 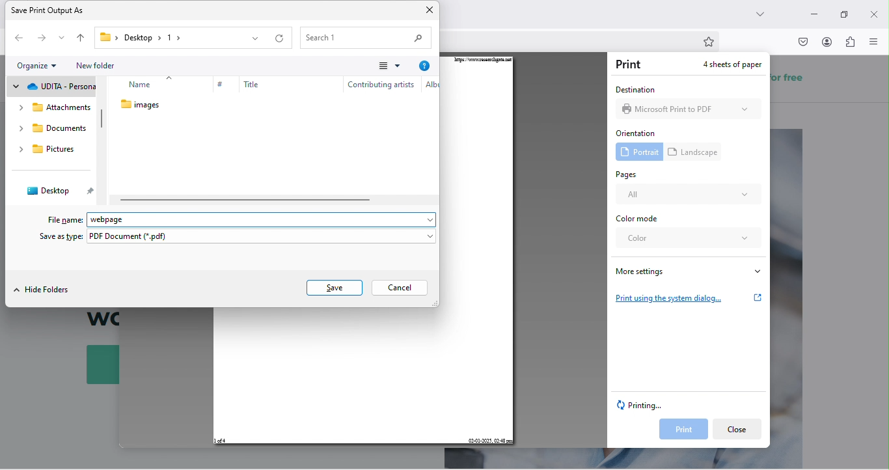 What do you see at coordinates (711, 42) in the screenshot?
I see `bookmark` at bounding box center [711, 42].